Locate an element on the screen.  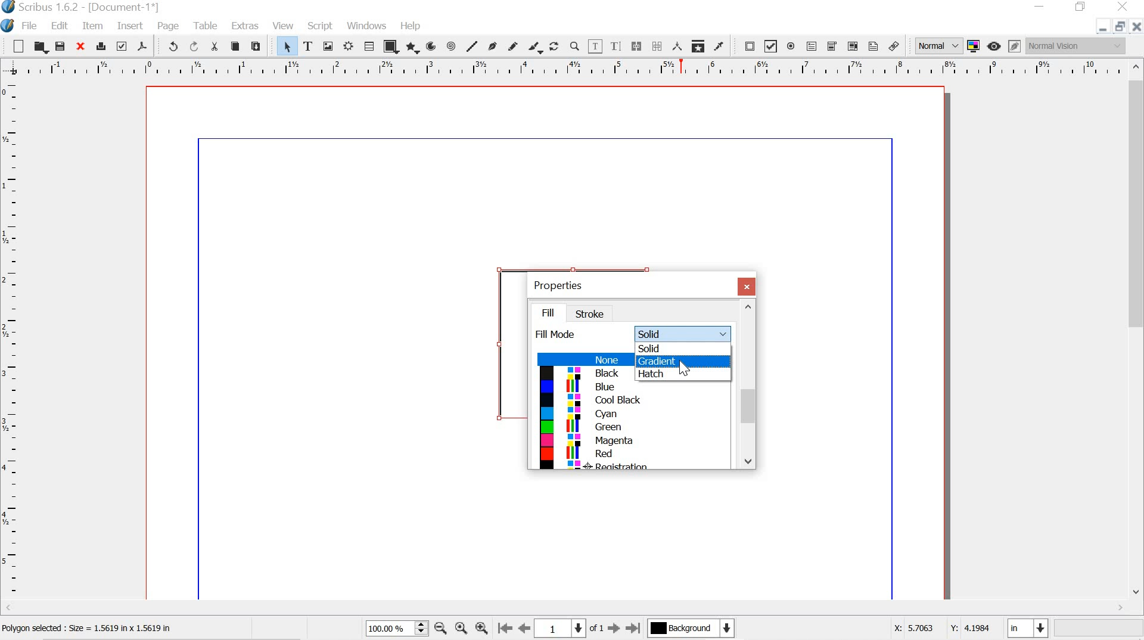
properties is located at coordinates (562, 284).